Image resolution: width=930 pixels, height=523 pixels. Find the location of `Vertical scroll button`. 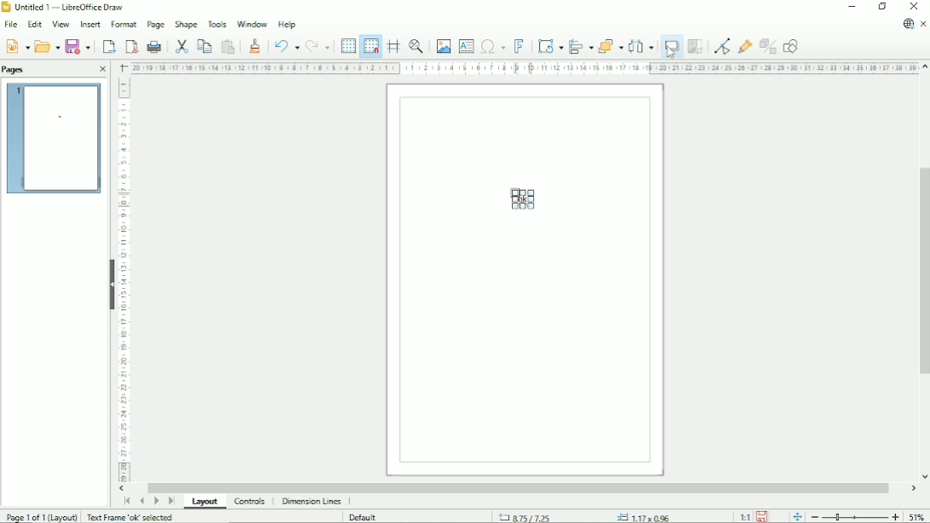

Vertical scroll button is located at coordinates (923, 477).